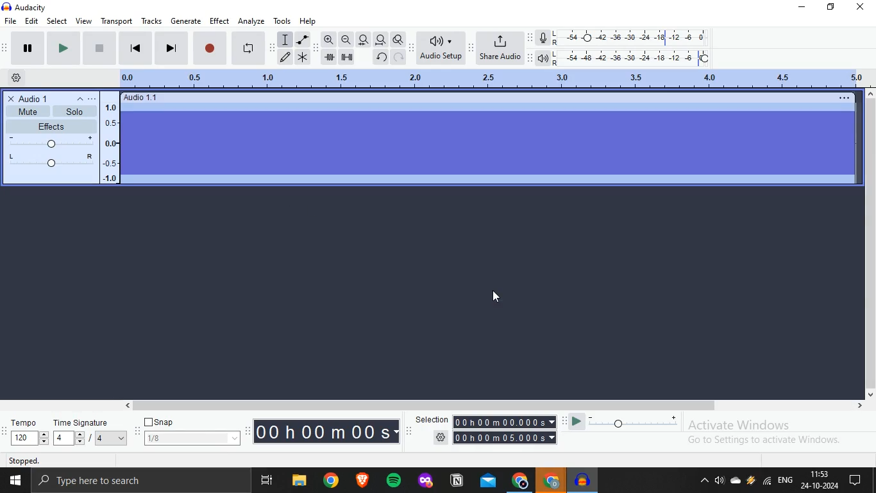 The height and width of the screenshot is (493, 876). Describe the element at coordinates (95, 98) in the screenshot. I see `More options` at that location.